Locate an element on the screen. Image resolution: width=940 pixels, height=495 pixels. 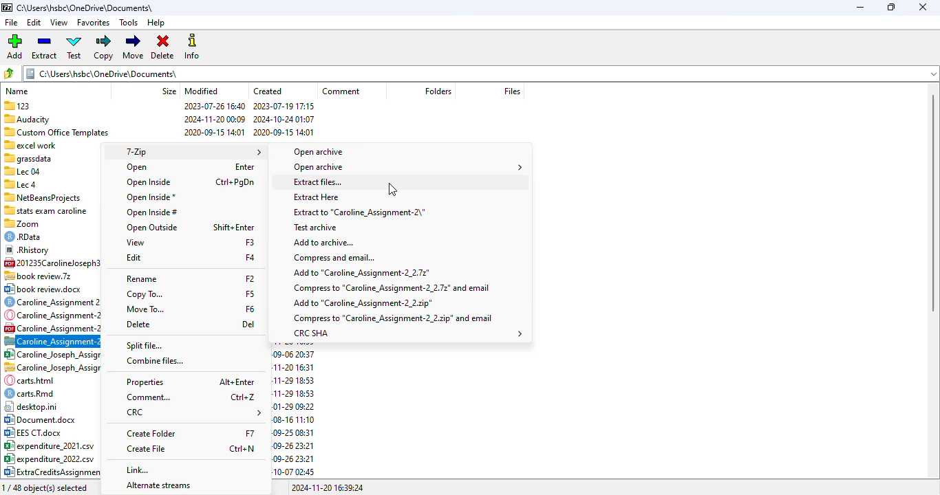
minimize is located at coordinates (861, 8).